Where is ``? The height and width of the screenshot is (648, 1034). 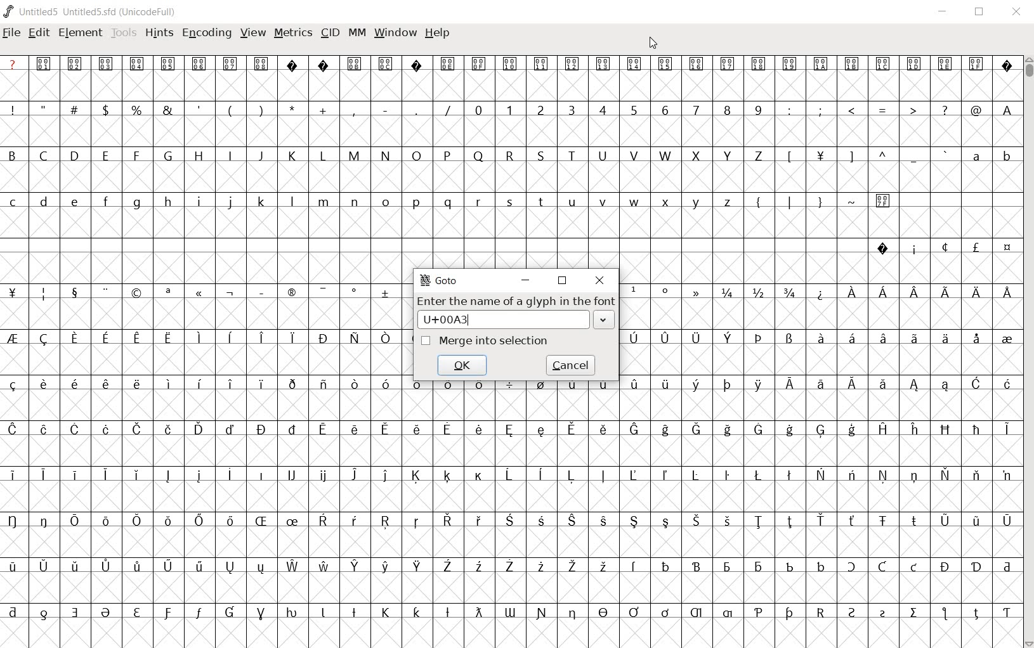  is located at coordinates (263, 64).